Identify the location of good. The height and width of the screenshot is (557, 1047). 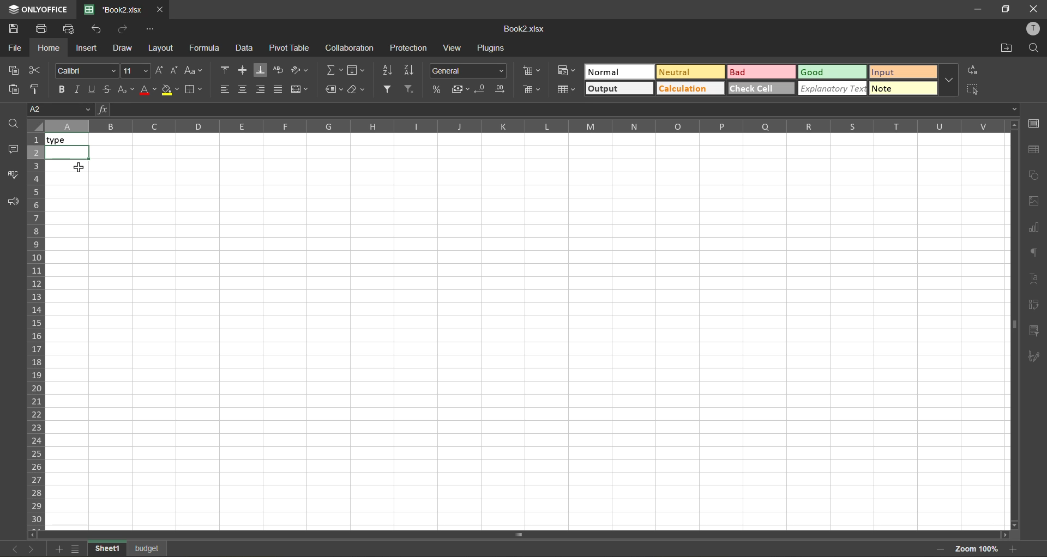
(831, 71).